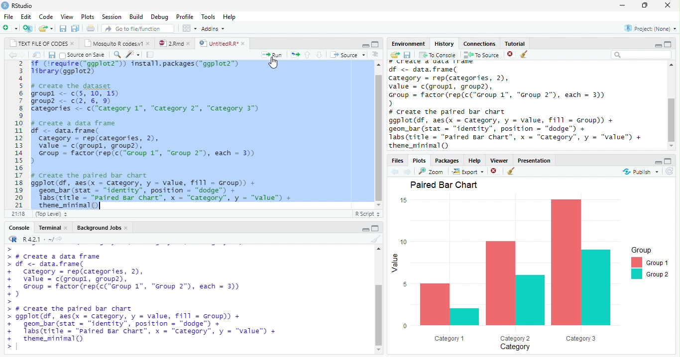 This screenshot has width=680, height=357. I want to click on scroll down, so click(379, 205).